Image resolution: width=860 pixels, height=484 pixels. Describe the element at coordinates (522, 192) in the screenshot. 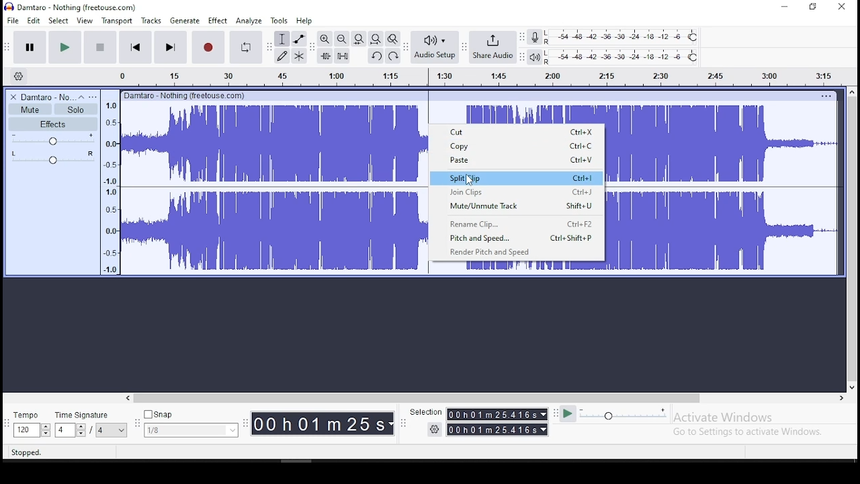

I see `join clips ctrl+j` at that location.